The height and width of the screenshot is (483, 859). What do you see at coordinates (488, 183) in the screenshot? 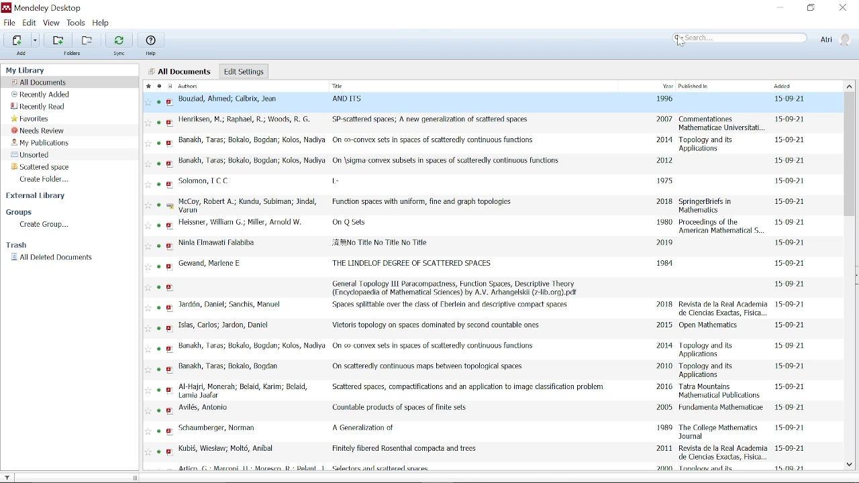
I see `Solomon, TCC l- 1975, 15-00-21` at bounding box center [488, 183].